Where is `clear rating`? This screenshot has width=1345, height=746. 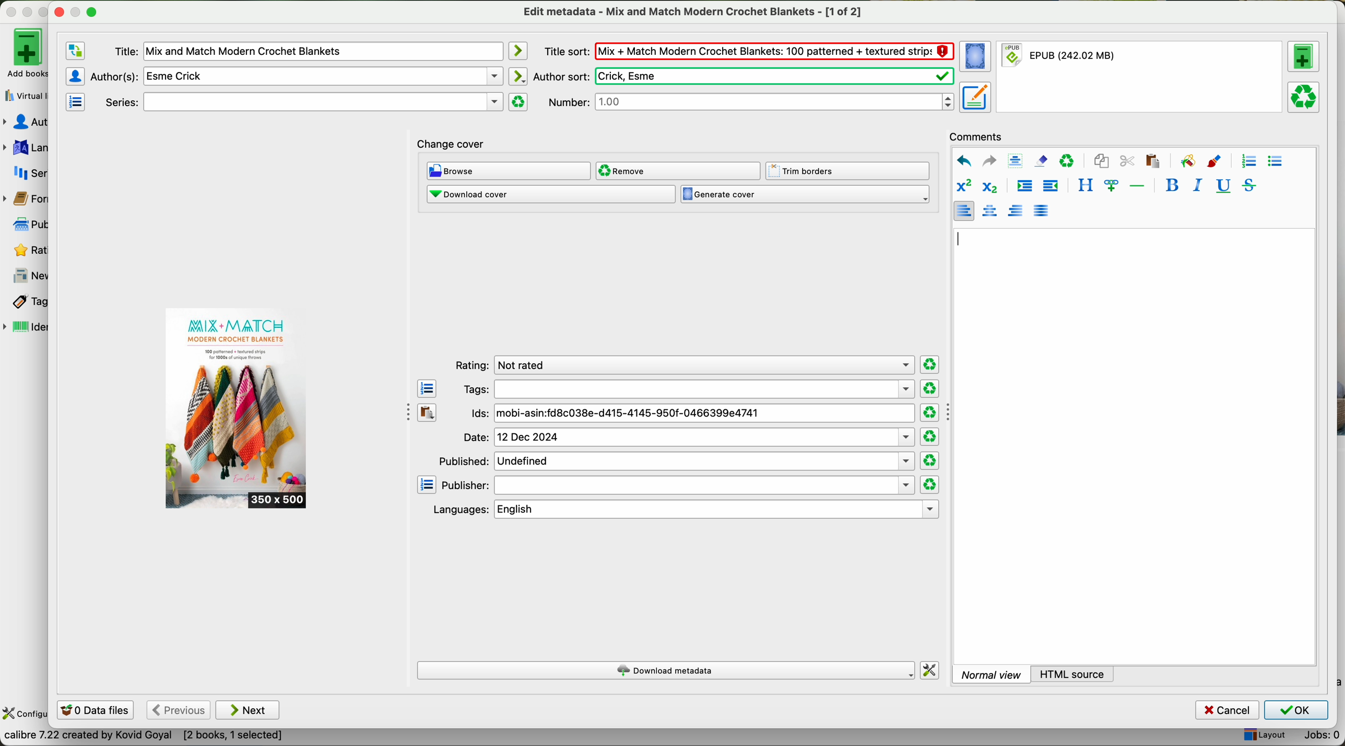 clear rating is located at coordinates (929, 437).